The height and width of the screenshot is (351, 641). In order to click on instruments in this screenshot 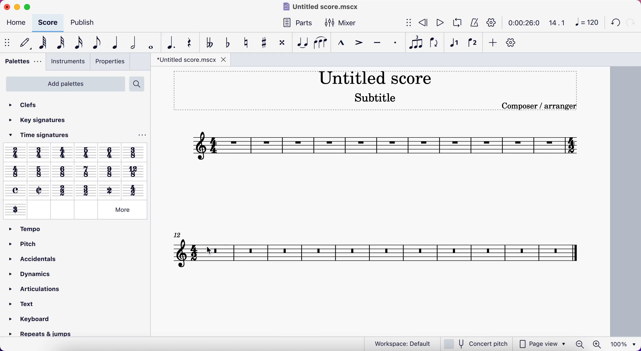, I will do `click(67, 62)`.